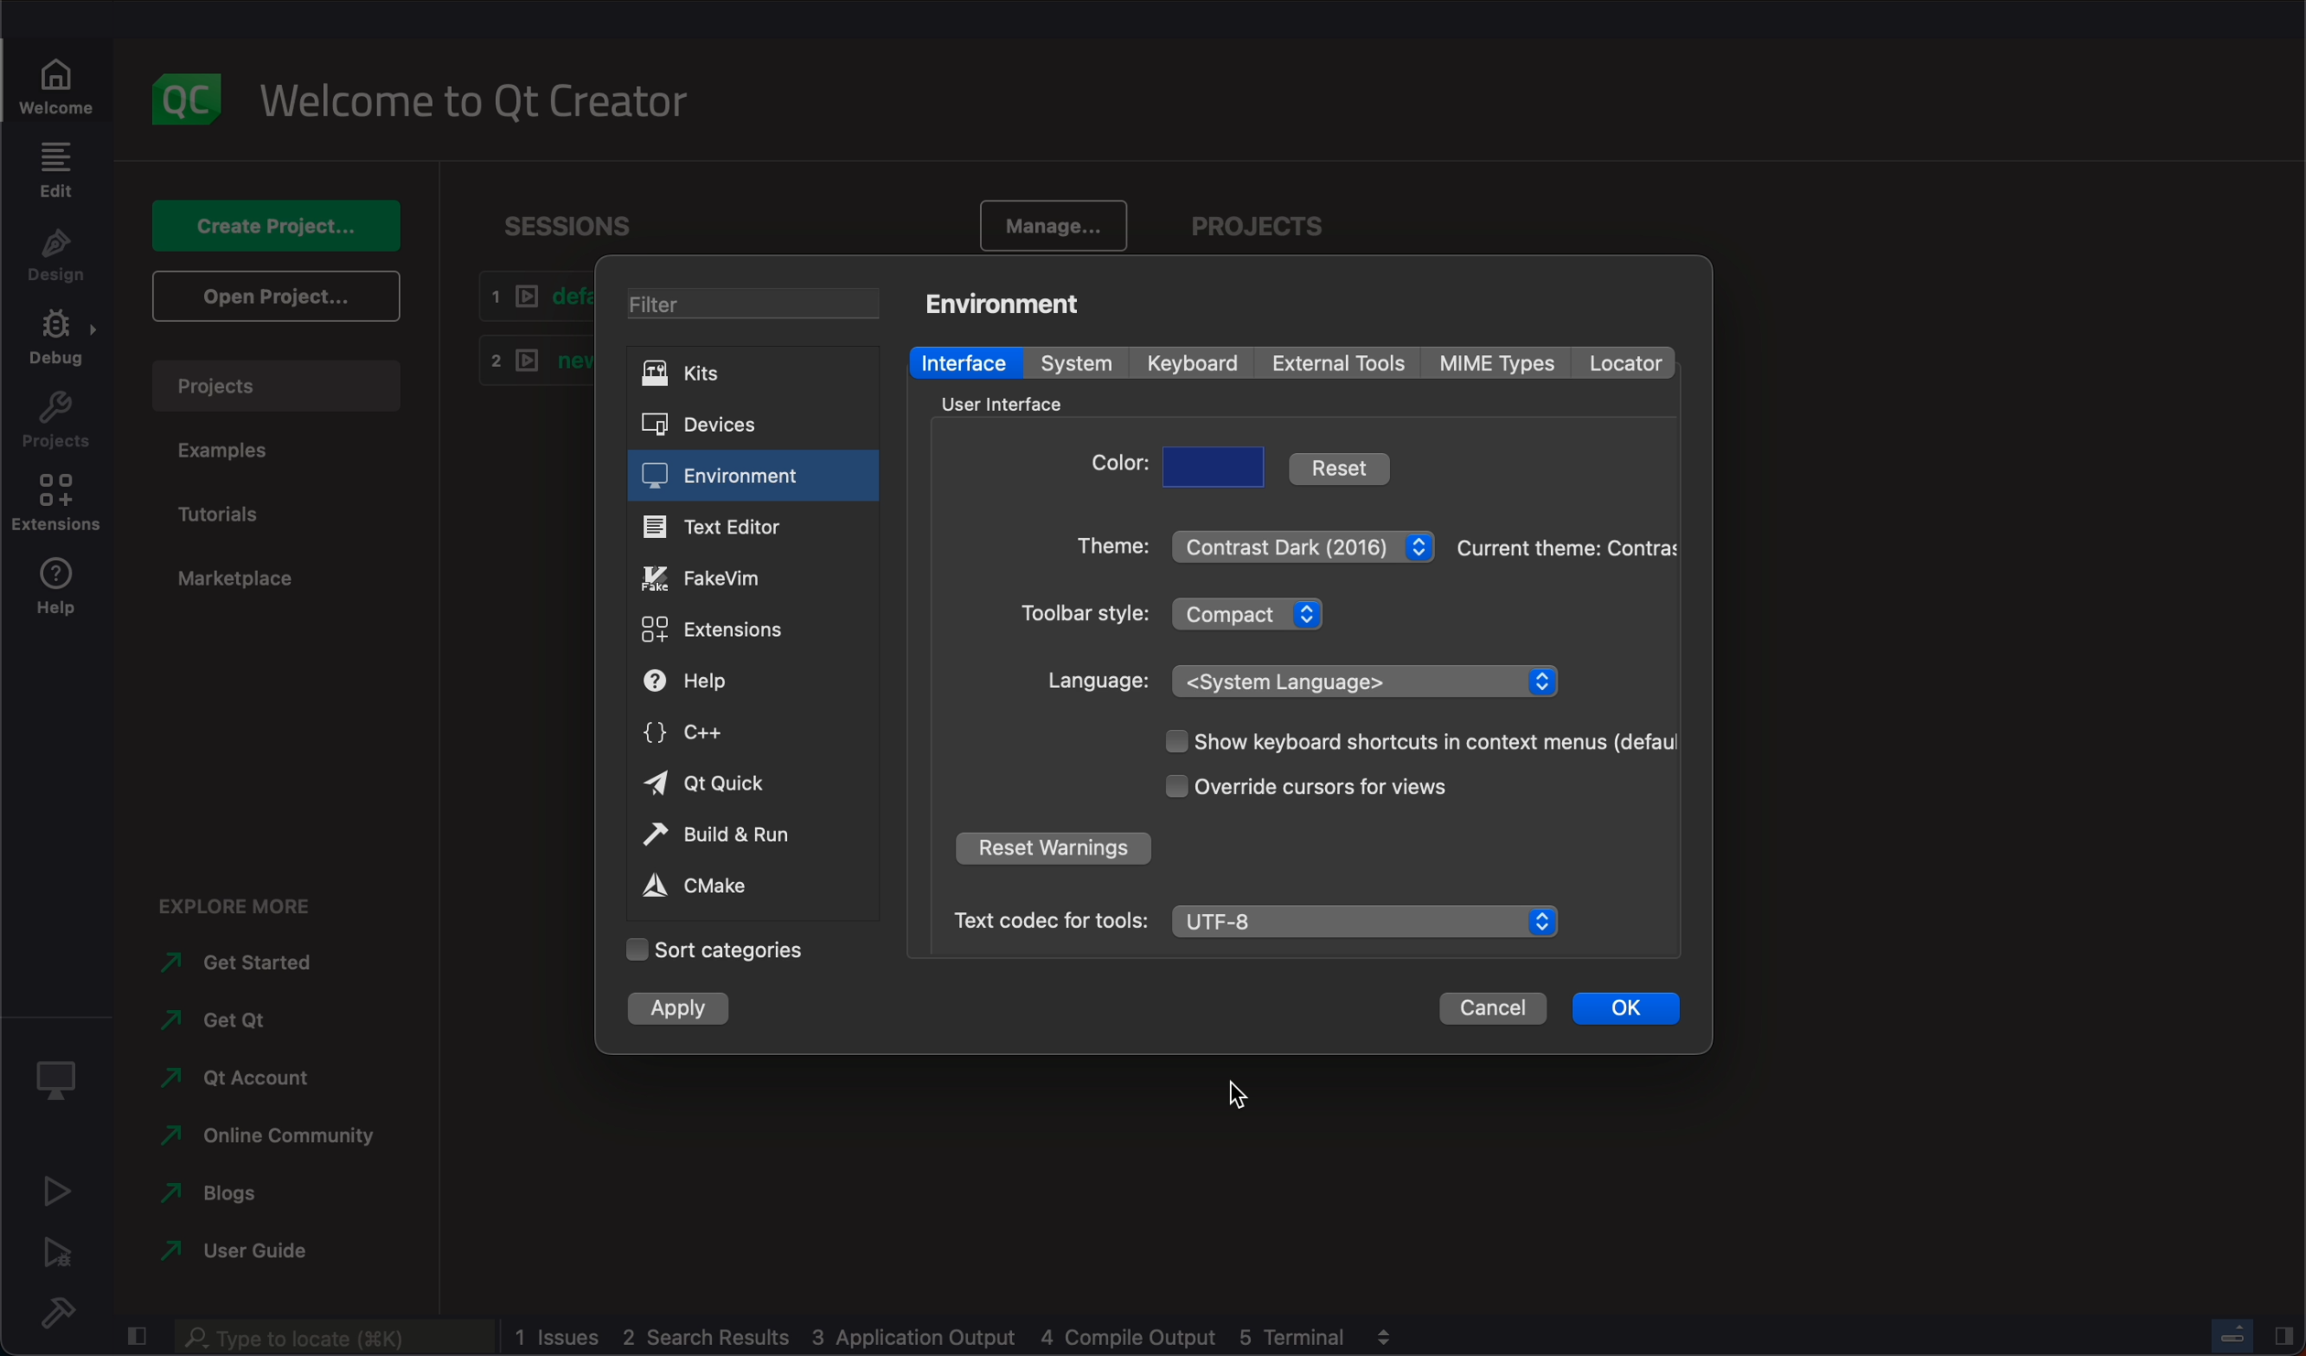 Image resolution: width=2306 pixels, height=1356 pixels. Describe the element at coordinates (1564, 545) in the screenshot. I see `theme` at that location.